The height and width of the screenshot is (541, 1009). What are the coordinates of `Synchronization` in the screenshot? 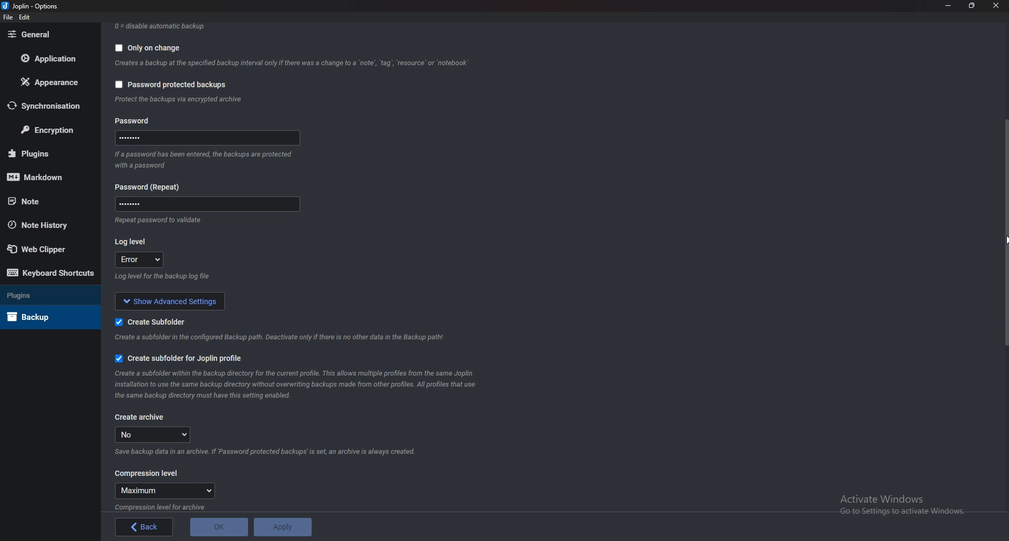 It's located at (50, 106).